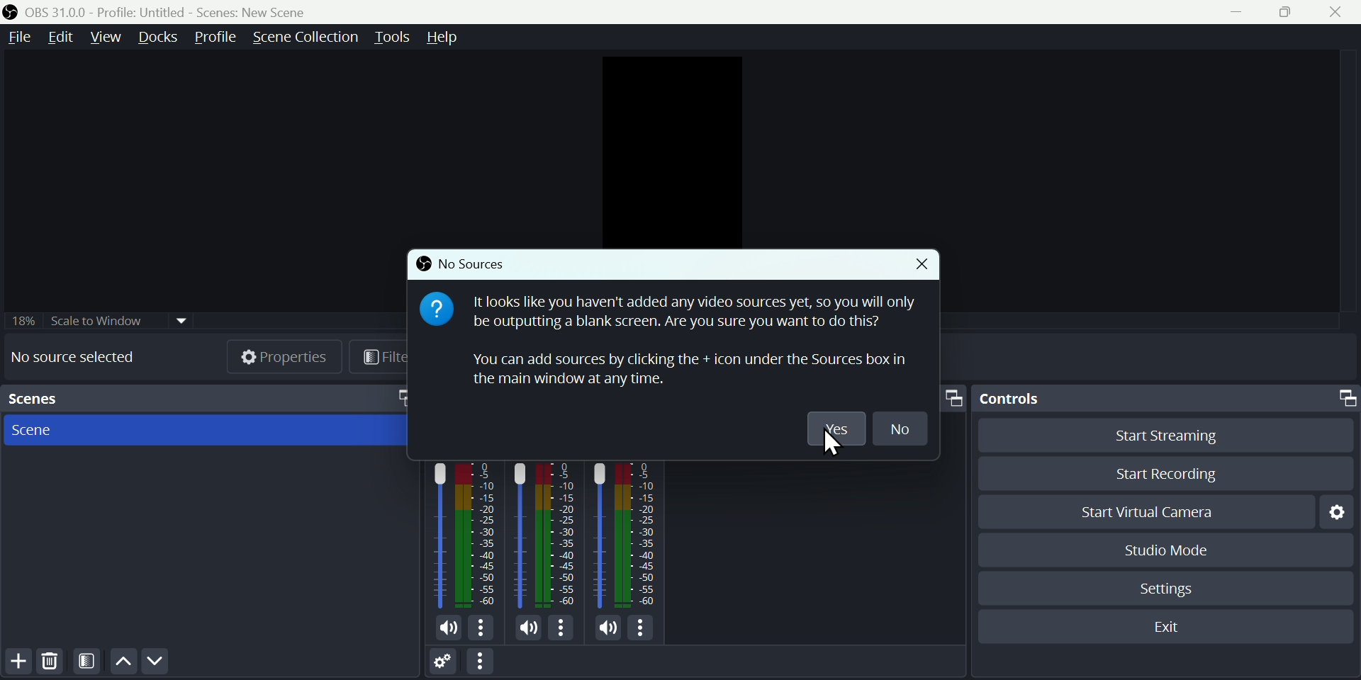 This screenshot has width=1361, height=680. I want to click on Start streaming, so click(1159, 435).